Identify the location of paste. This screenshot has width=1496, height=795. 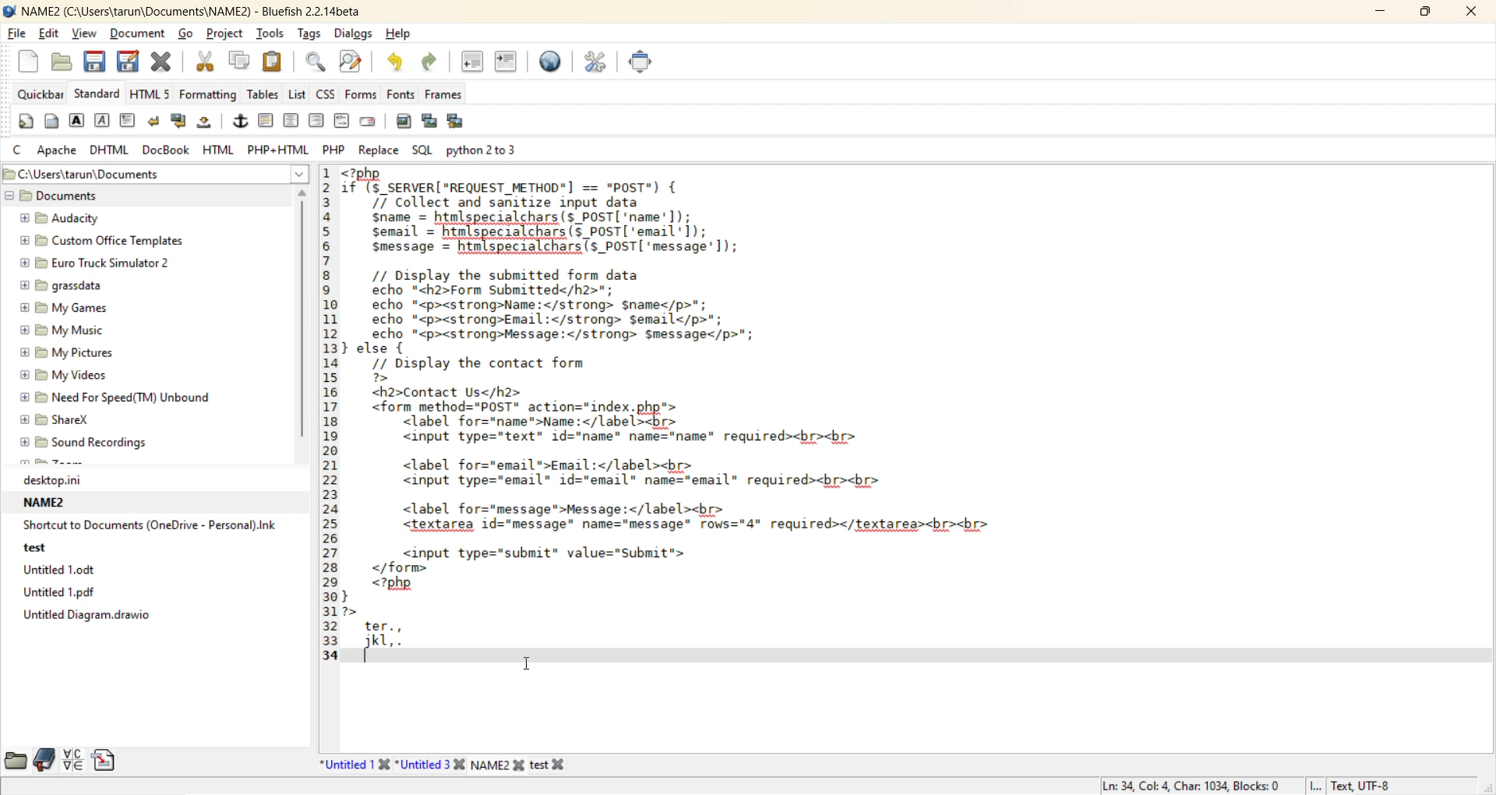
(273, 61).